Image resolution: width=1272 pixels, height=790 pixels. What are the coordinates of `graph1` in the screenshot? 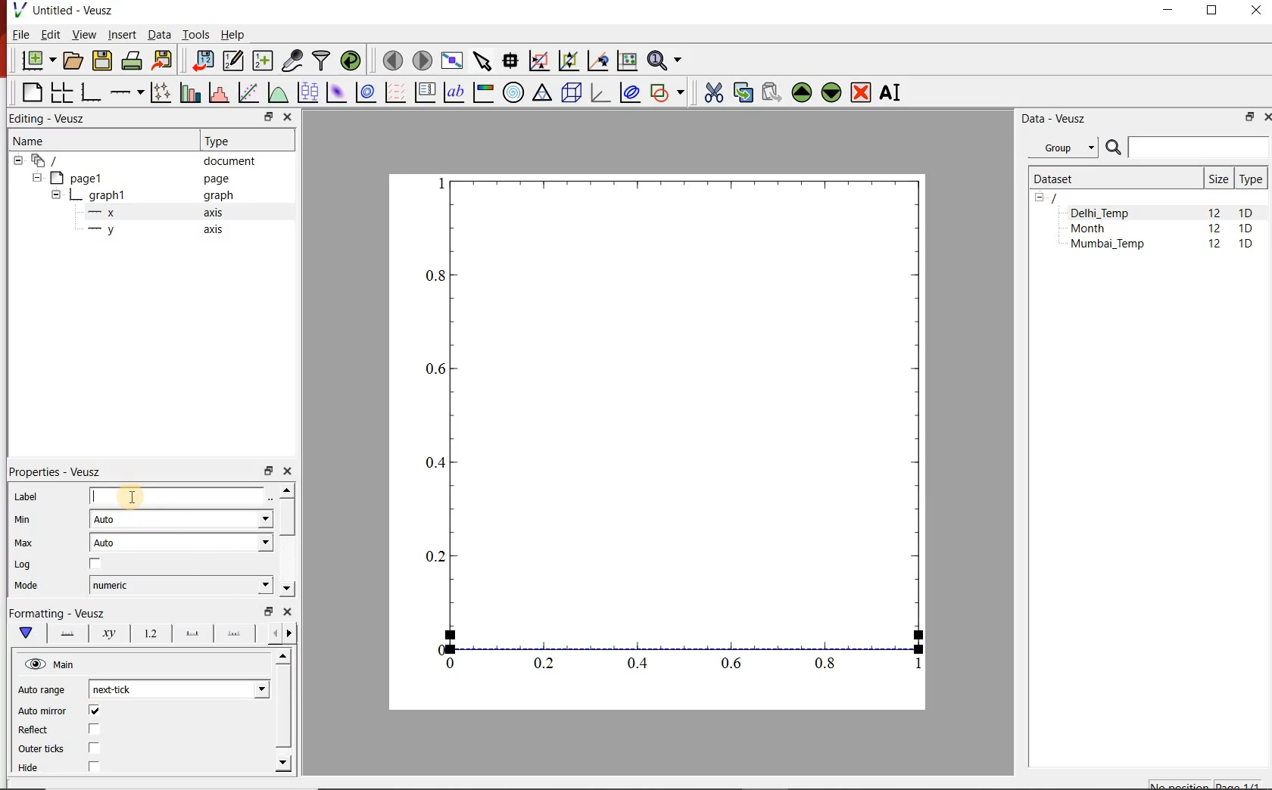 It's located at (675, 431).